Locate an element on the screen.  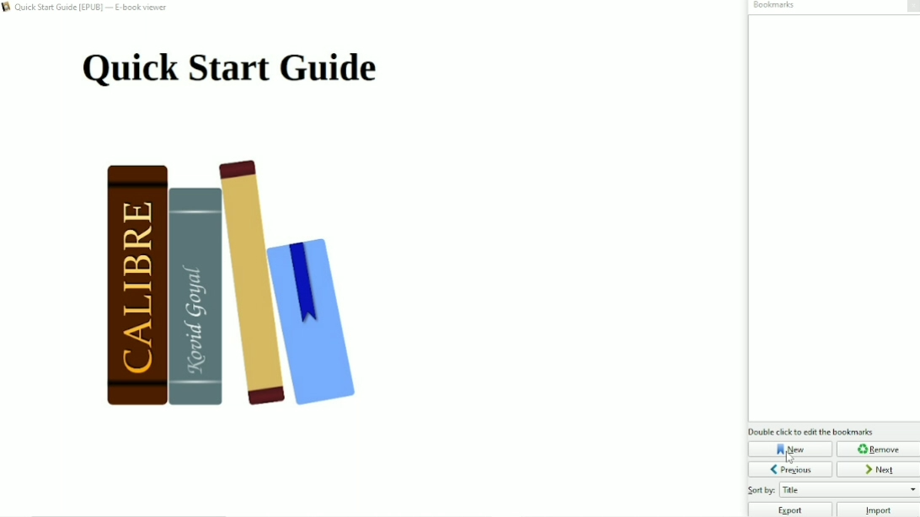
Remove is located at coordinates (878, 449).